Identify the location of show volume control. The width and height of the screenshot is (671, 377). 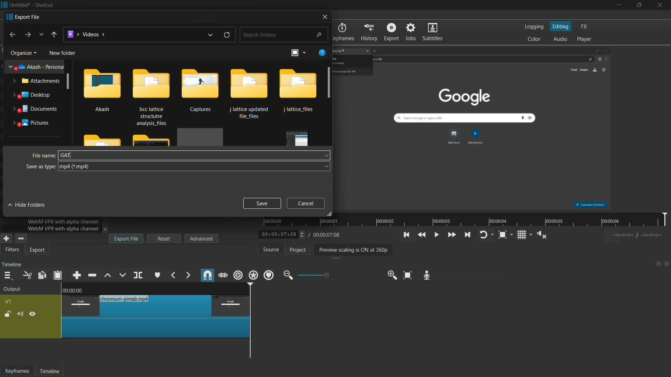
(544, 235).